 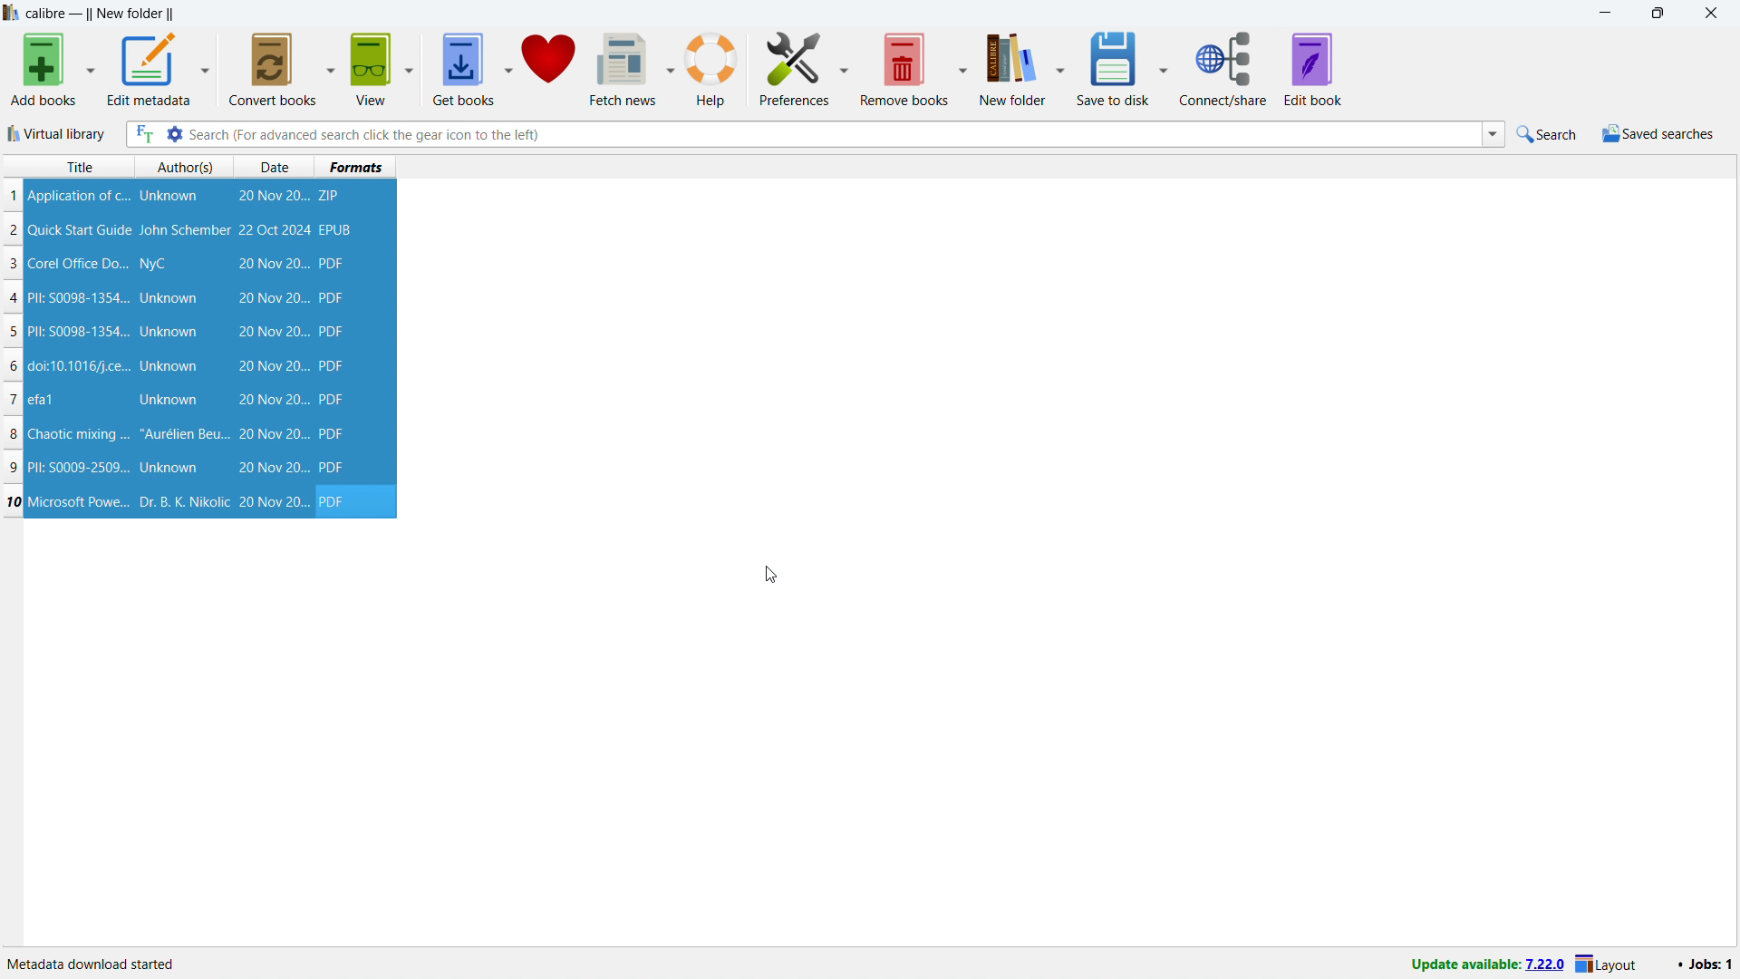 What do you see at coordinates (57, 133) in the screenshot?
I see `virtual library` at bounding box center [57, 133].